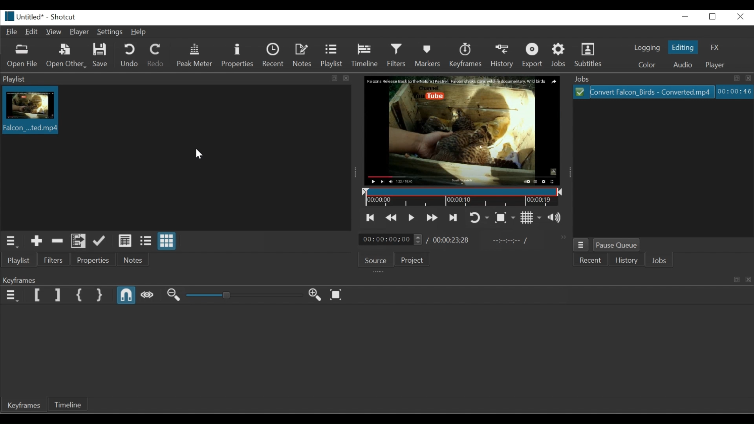 Image resolution: width=754 pixels, height=424 pixels. Describe the element at coordinates (139, 32) in the screenshot. I see `Help` at that location.